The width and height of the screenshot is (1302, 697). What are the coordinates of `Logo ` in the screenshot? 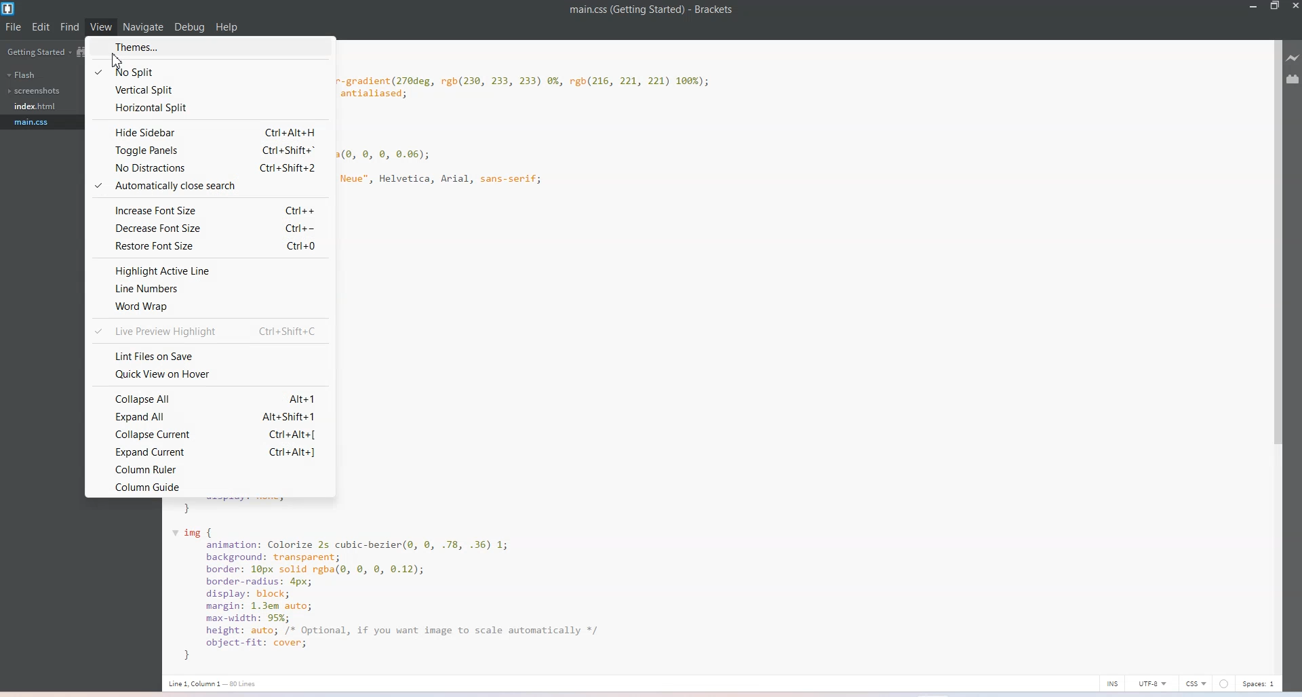 It's located at (9, 8).